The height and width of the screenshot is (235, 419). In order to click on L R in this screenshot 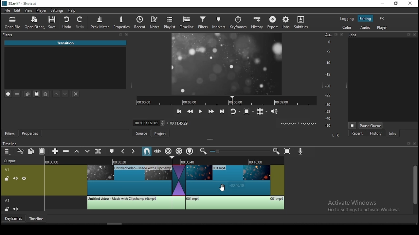, I will do `click(334, 135)`.